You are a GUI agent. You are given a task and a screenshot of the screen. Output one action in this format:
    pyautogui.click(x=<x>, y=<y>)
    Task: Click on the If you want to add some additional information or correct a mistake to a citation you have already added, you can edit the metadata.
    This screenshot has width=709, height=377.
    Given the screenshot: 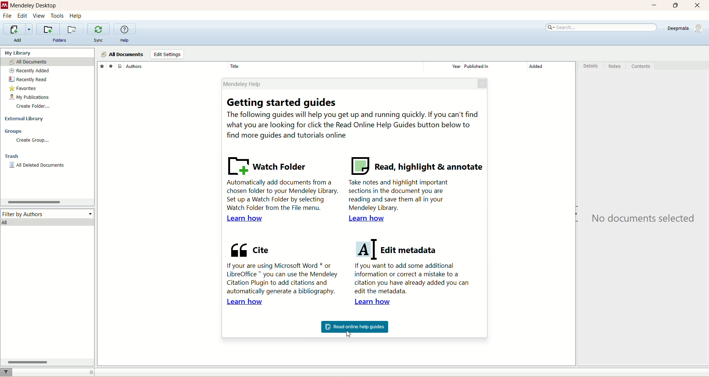 What is the action you would take?
    pyautogui.click(x=413, y=280)
    